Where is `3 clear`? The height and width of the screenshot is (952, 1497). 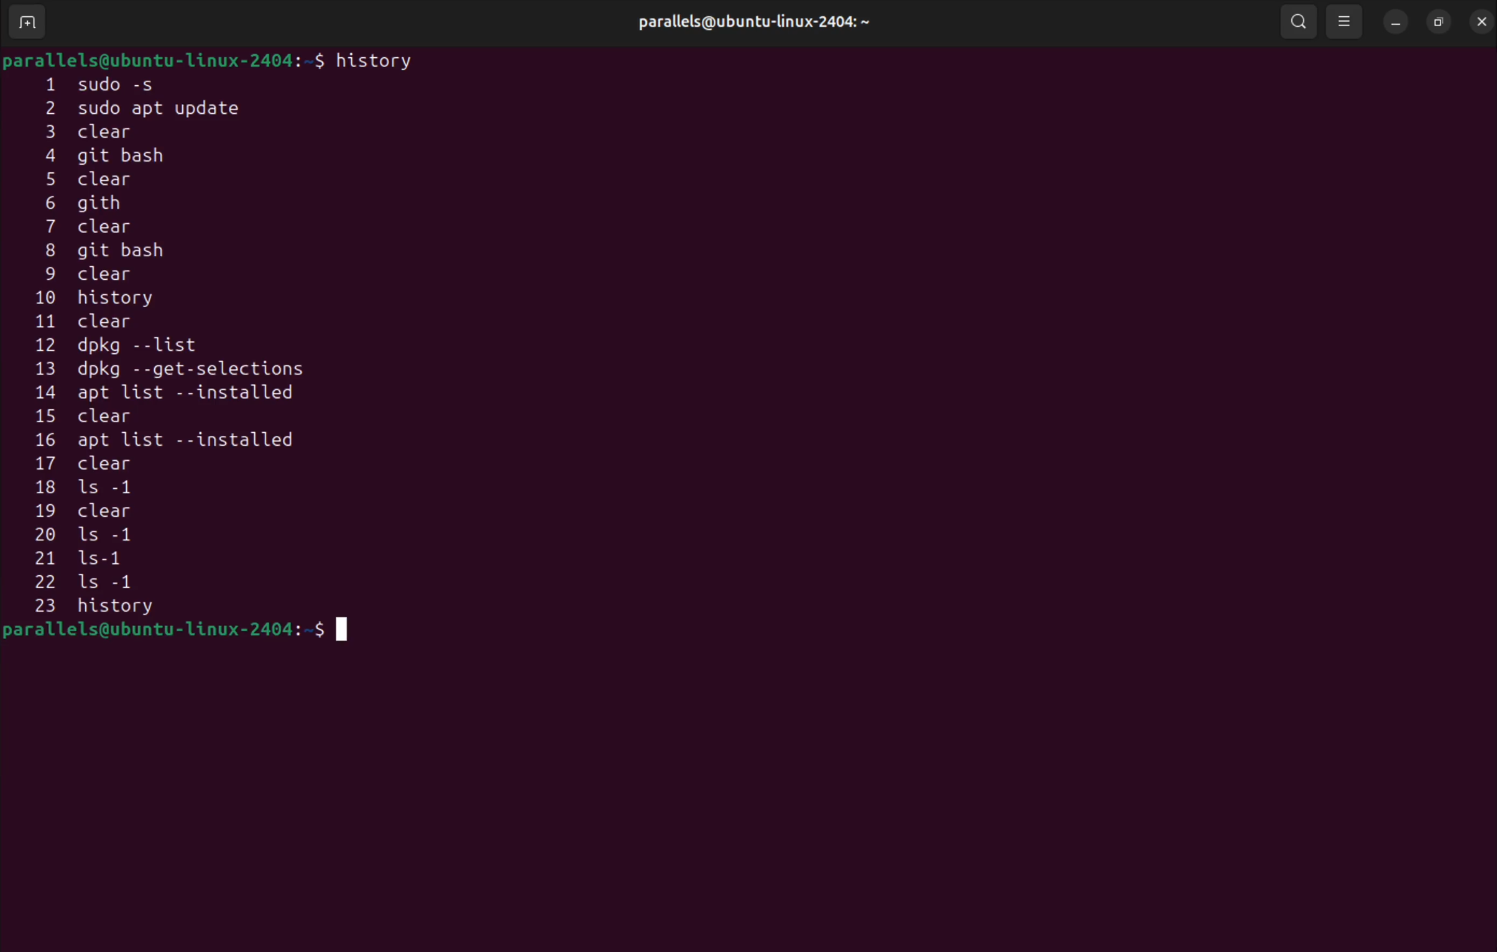 3 clear is located at coordinates (119, 131).